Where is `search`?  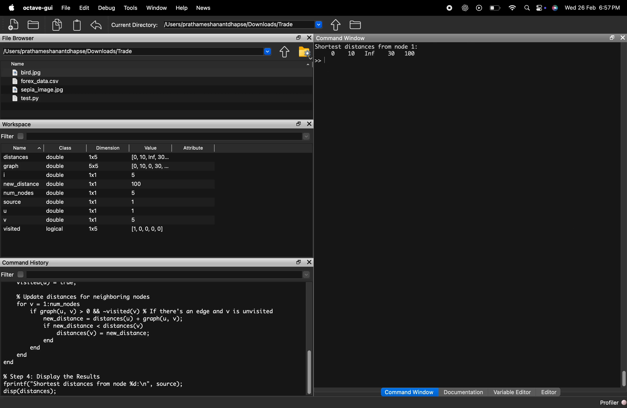
search is located at coordinates (528, 8).